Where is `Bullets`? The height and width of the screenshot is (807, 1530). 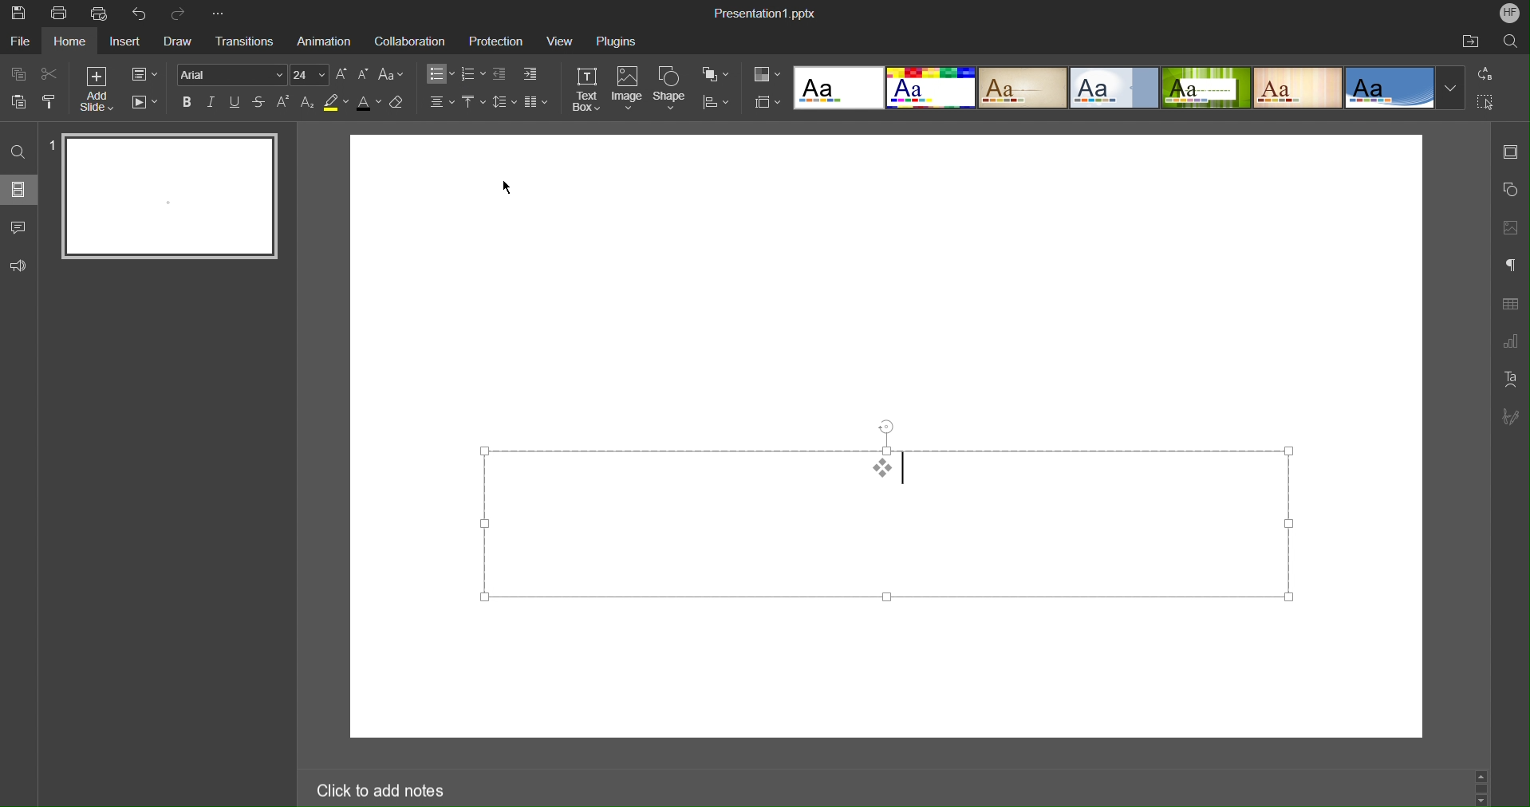
Bullets is located at coordinates (442, 74).